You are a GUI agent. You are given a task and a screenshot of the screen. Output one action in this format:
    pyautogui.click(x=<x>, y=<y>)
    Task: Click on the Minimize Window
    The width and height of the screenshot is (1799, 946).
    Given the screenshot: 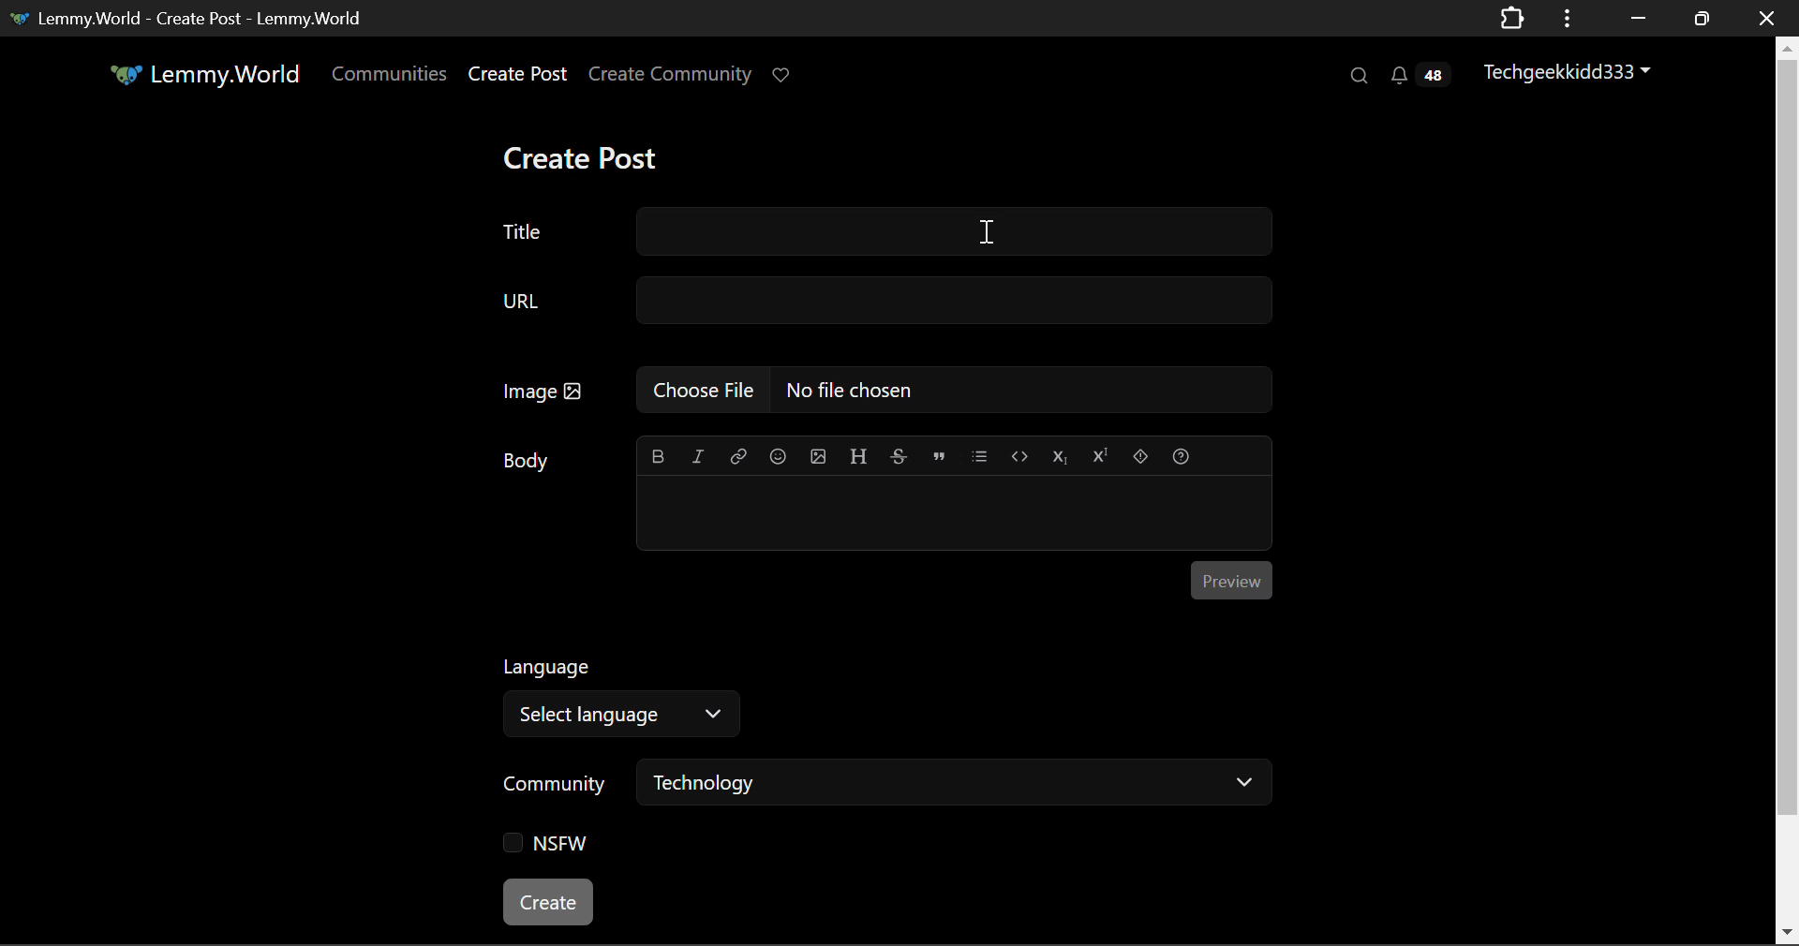 What is the action you would take?
    pyautogui.click(x=1704, y=18)
    